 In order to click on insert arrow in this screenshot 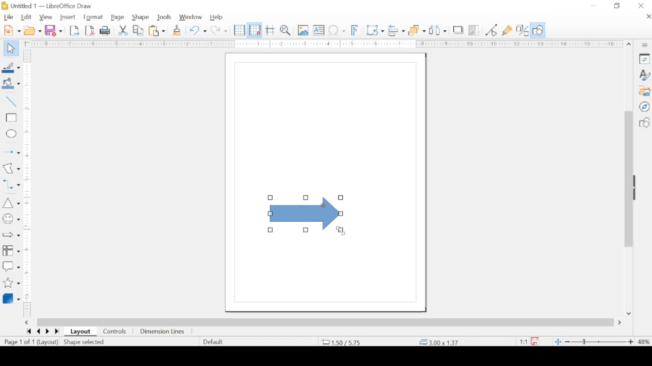, I will do `click(11, 152)`.